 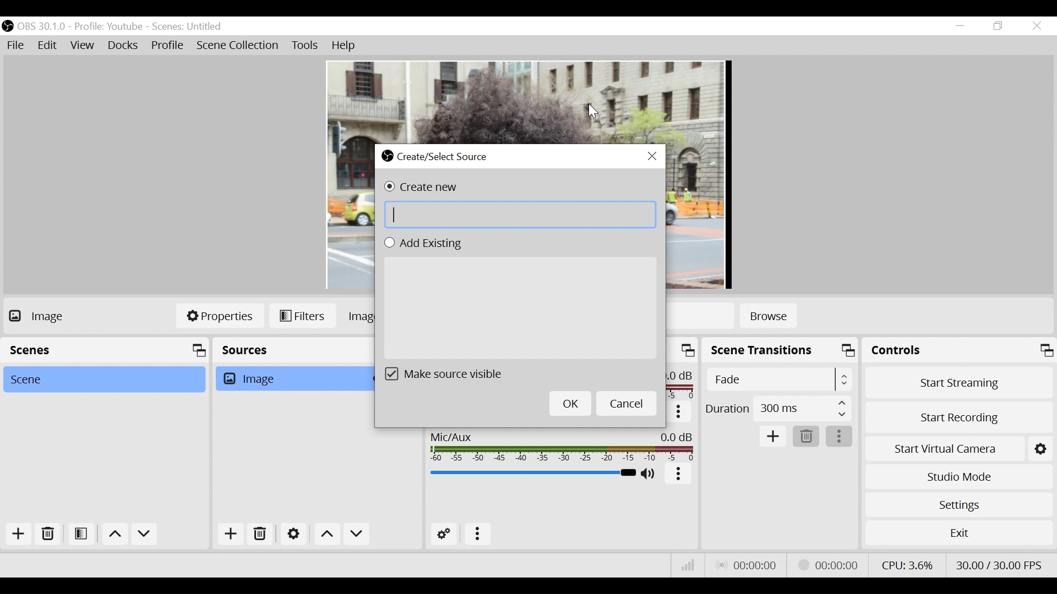 What do you see at coordinates (15, 46) in the screenshot?
I see `File` at bounding box center [15, 46].